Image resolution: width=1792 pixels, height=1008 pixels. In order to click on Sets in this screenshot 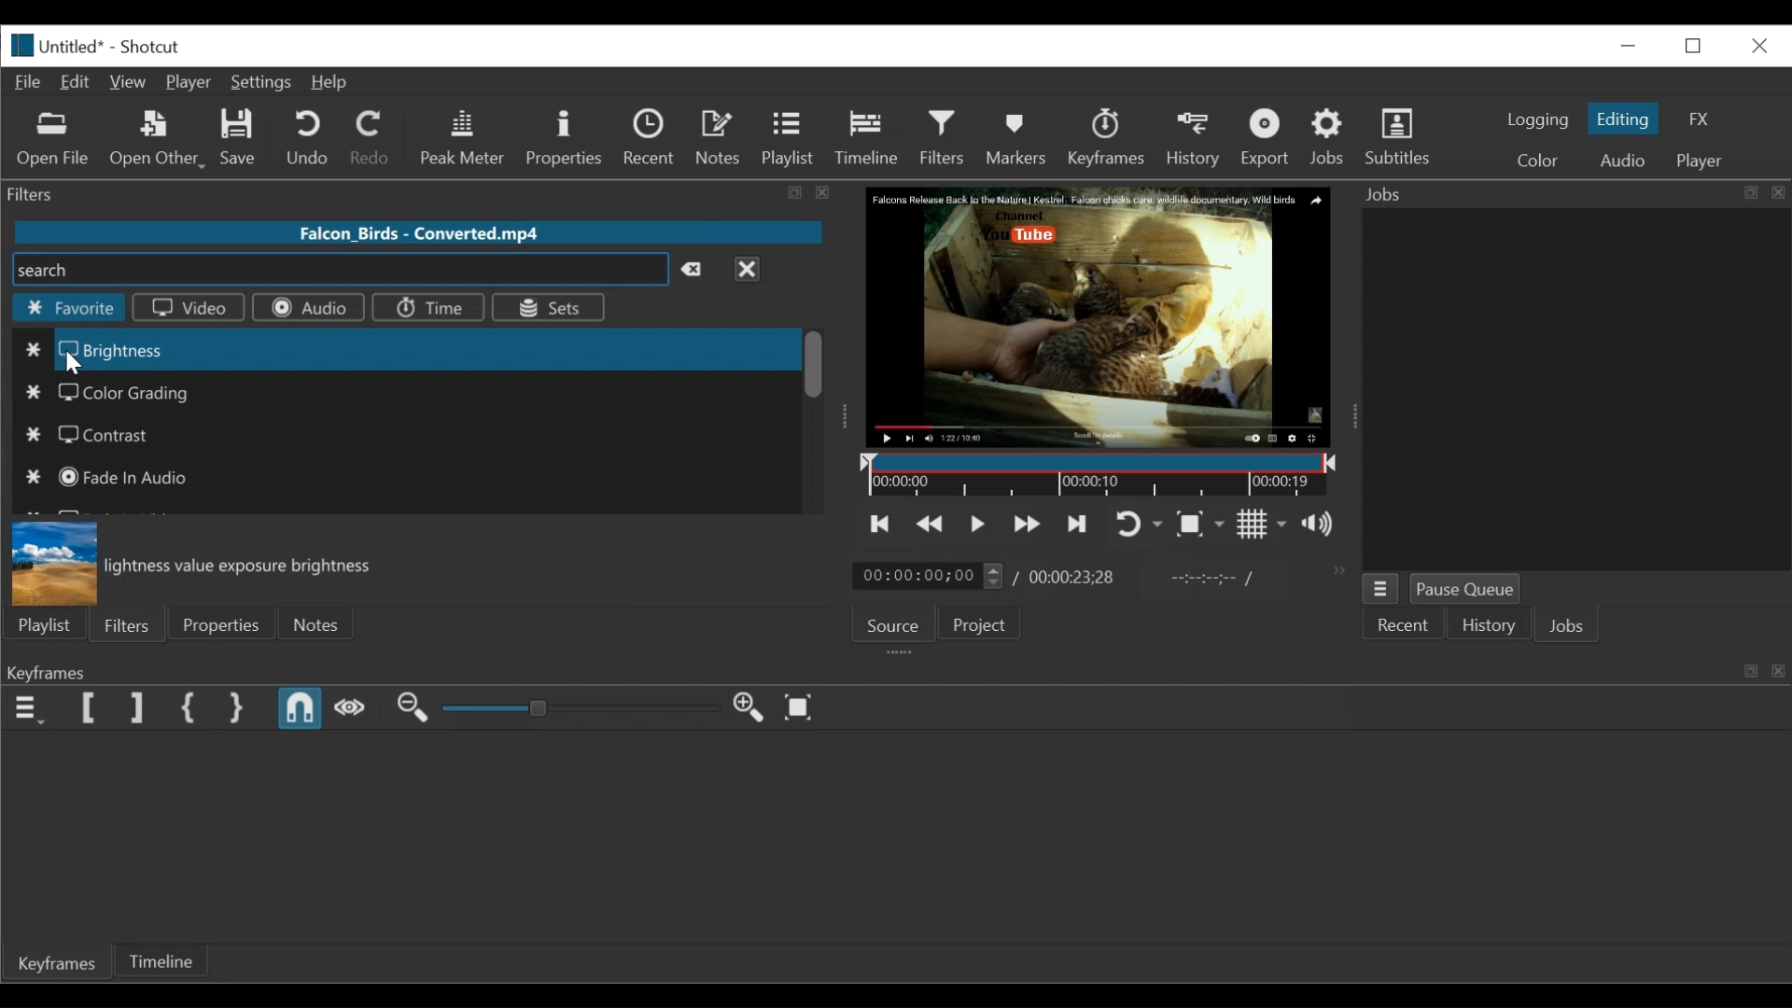, I will do `click(546, 307)`.